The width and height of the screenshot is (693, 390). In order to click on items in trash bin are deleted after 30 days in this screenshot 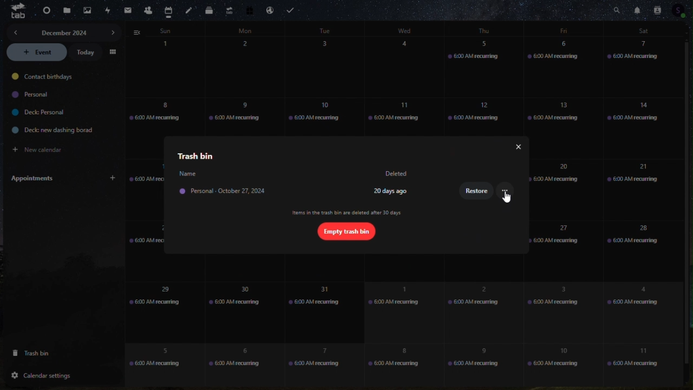, I will do `click(348, 213)`.